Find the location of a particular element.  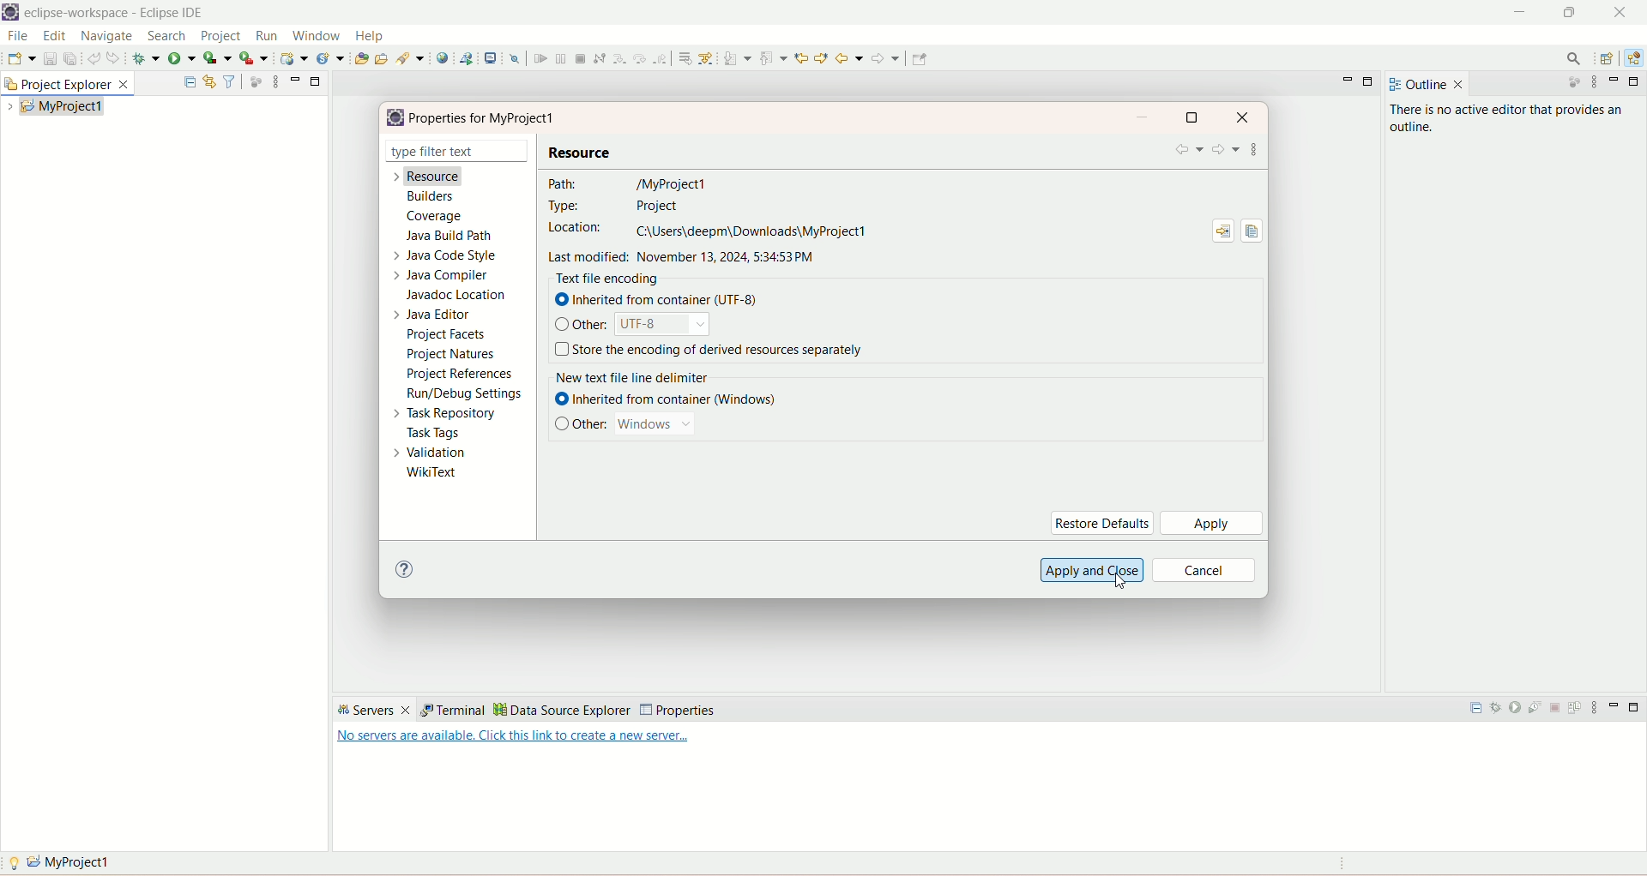

stop the server is located at coordinates (1558, 710).